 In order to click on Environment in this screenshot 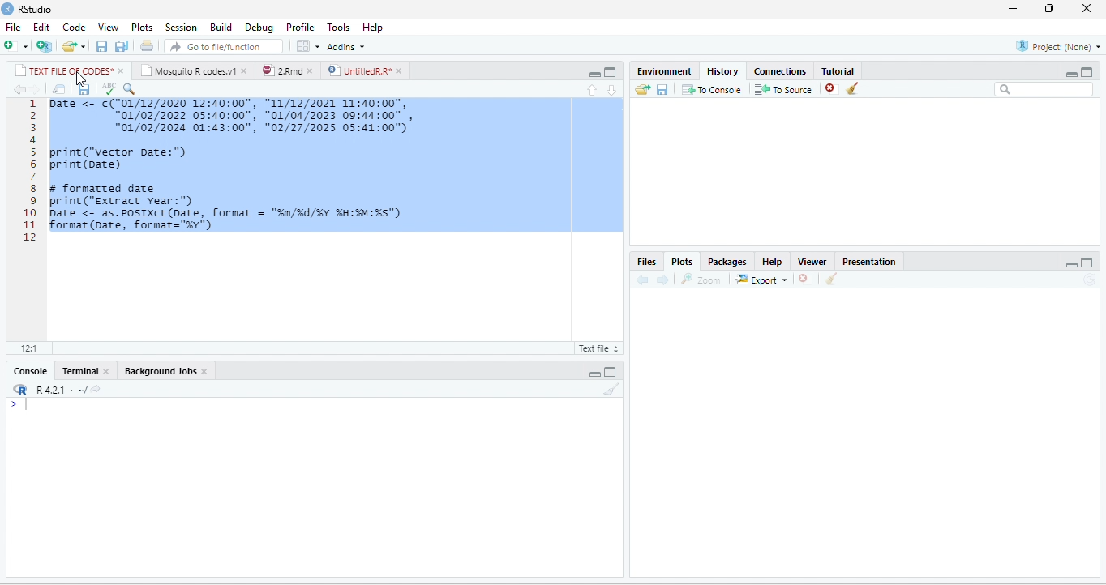, I will do `click(665, 71)`.